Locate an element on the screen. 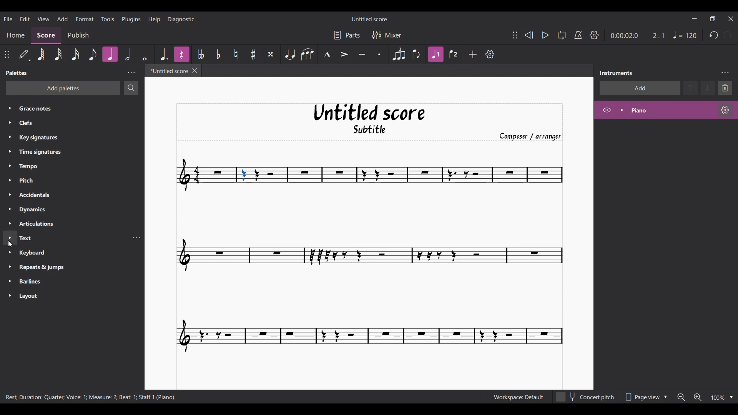 The height and width of the screenshot is (415, 738). Zoom in is located at coordinates (698, 397).